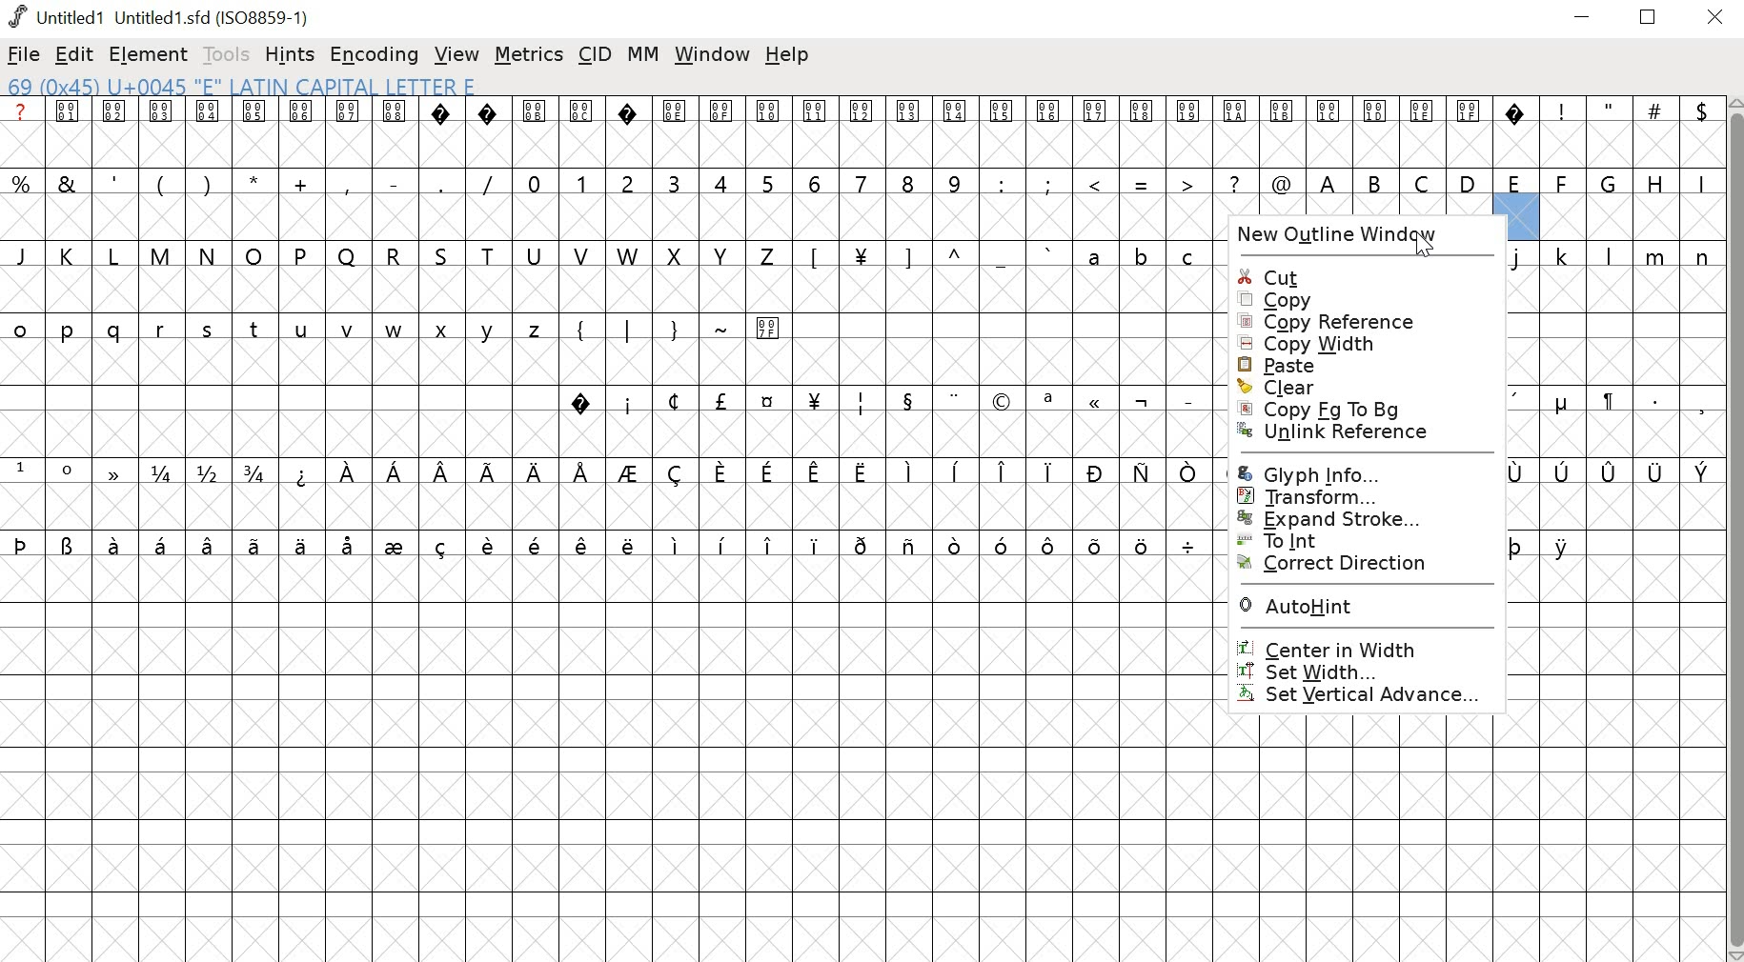 The height and width of the screenshot is (962, 1744). Describe the element at coordinates (1348, 518) in the screenshot. I see `EXPAND STROKE` at that location.